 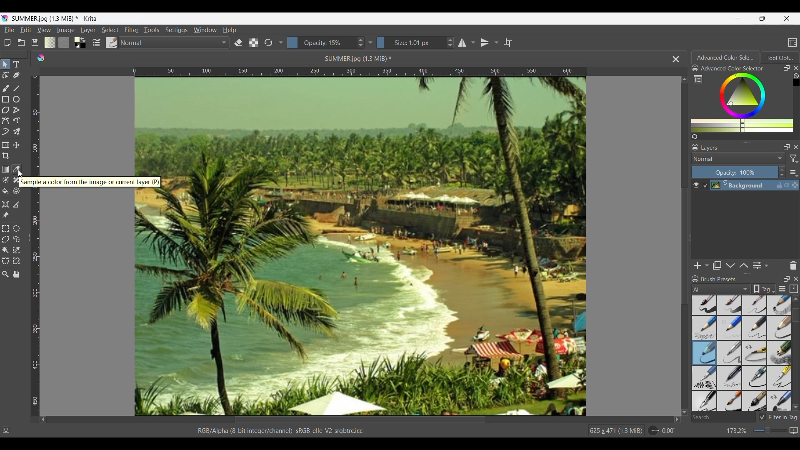 What do you see at coordinates (7, 43) in the screenshot?
I see `Create new document` at bounding box center [7, 43].